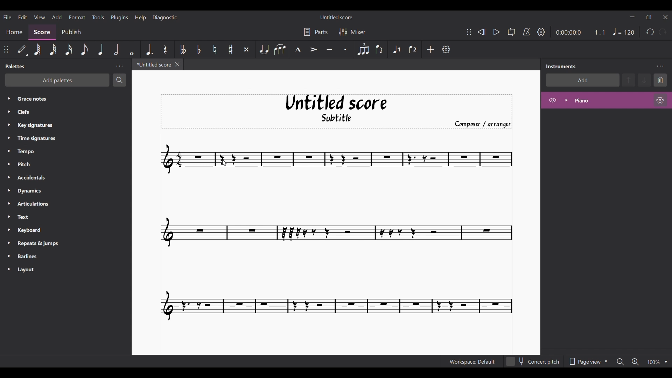  I want to click on Publish section, so click(71, 33).